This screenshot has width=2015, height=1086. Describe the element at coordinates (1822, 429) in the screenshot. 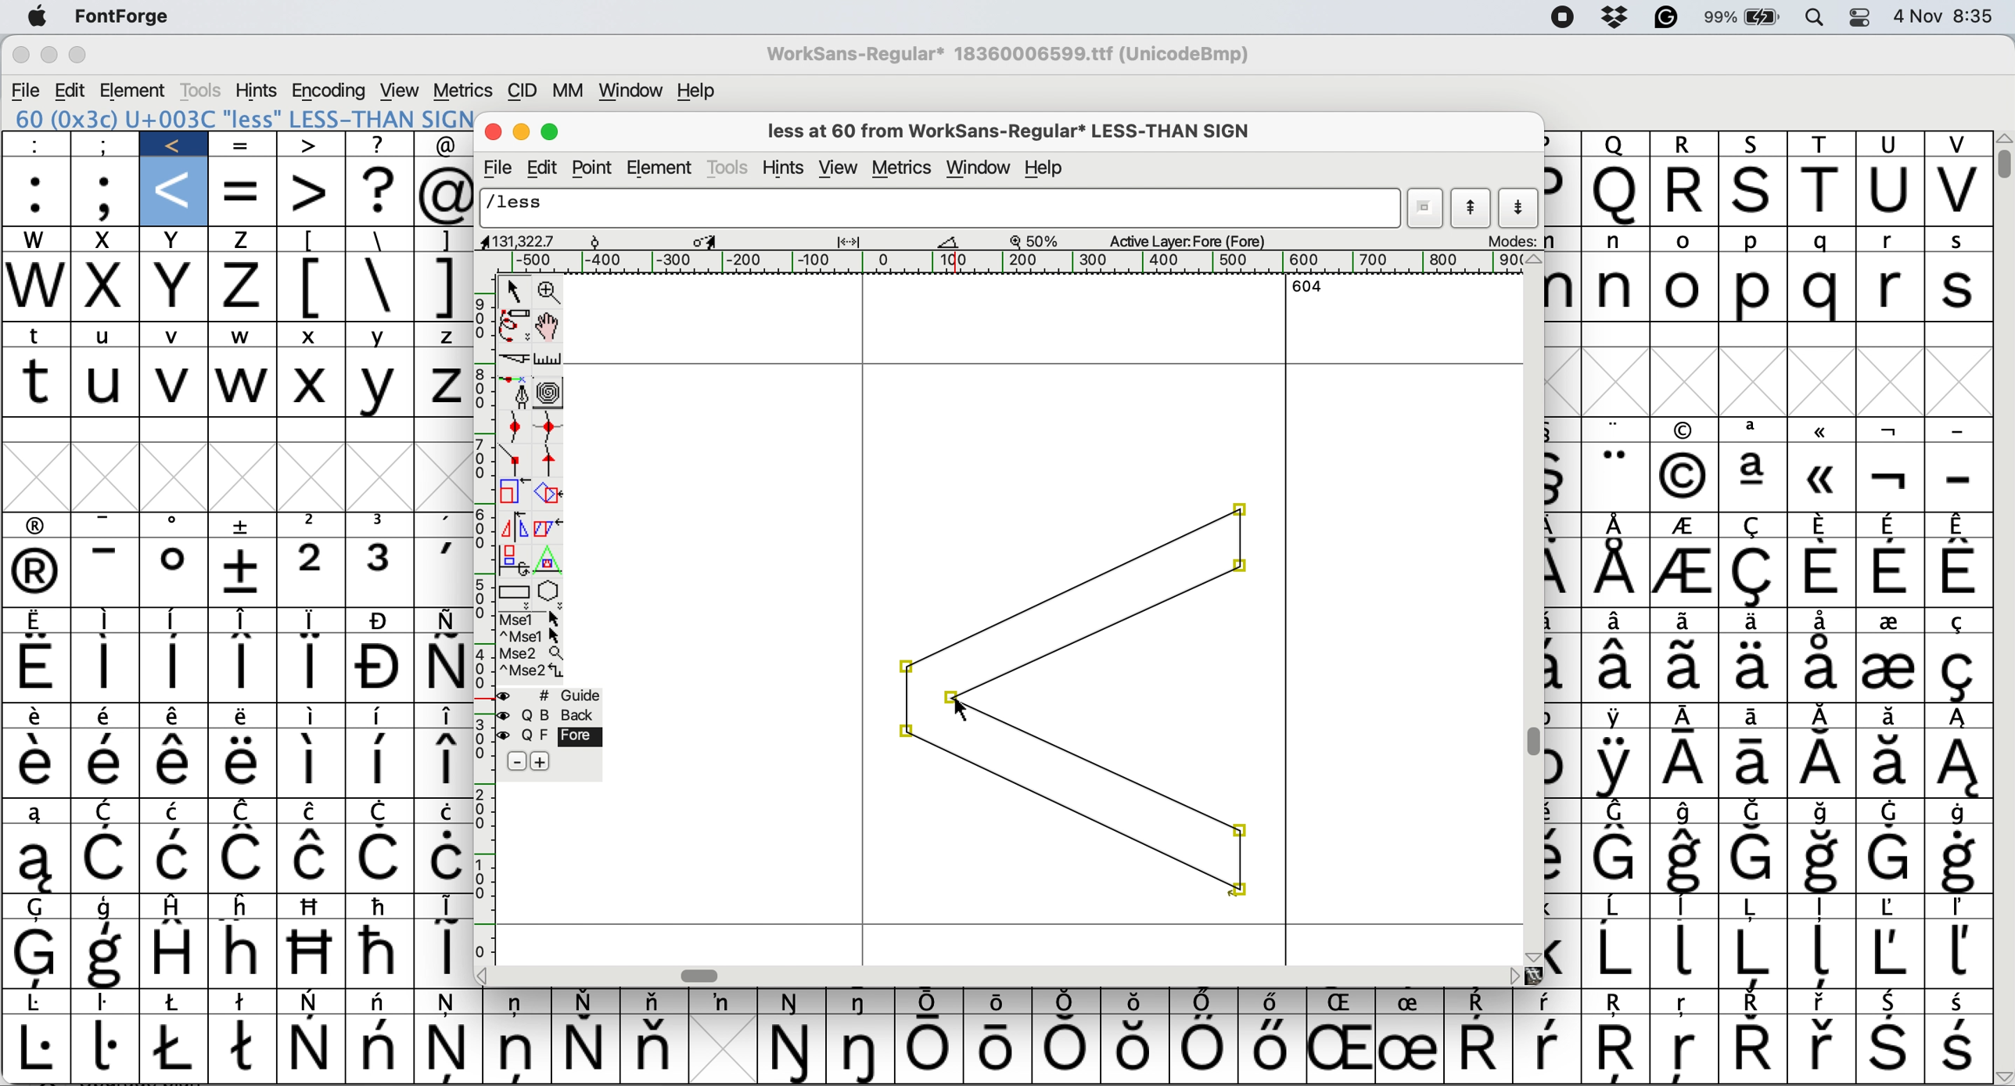

I see `Symbol` at that location.